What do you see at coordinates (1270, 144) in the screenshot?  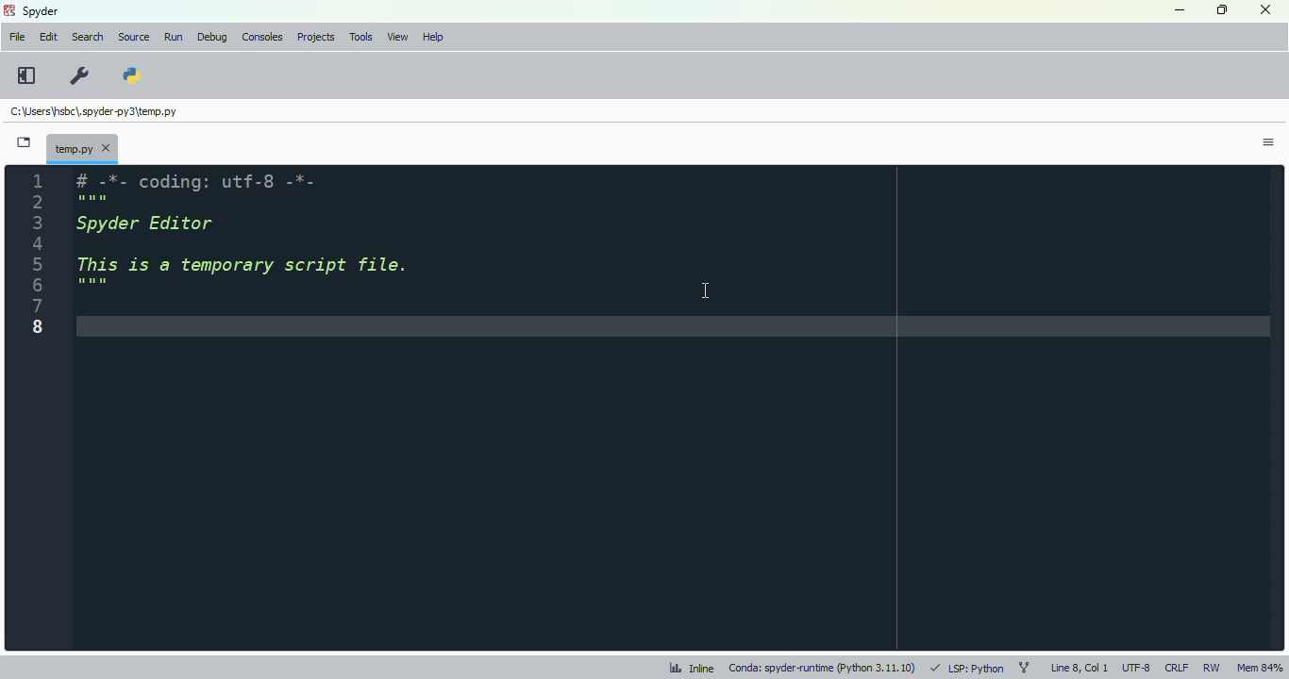 I see `options` at bounding box center [1270, 144].